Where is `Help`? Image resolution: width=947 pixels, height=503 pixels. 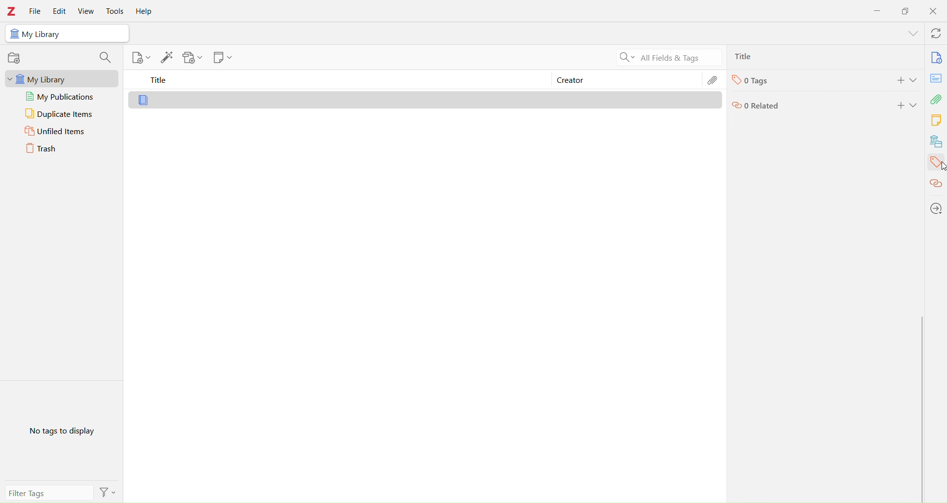
Help is located at coordinates (144, 12).